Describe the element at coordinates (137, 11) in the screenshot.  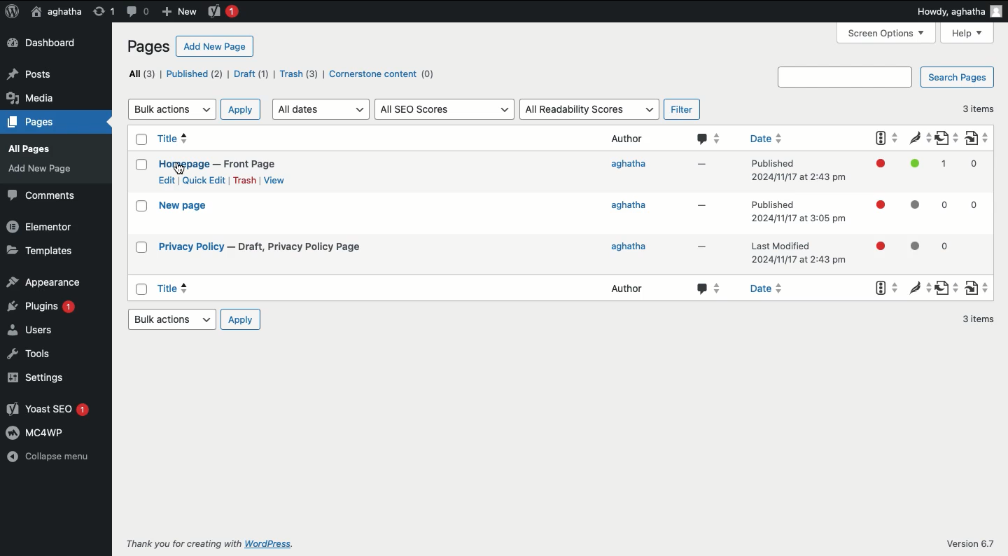
I see `Comment` at that location.